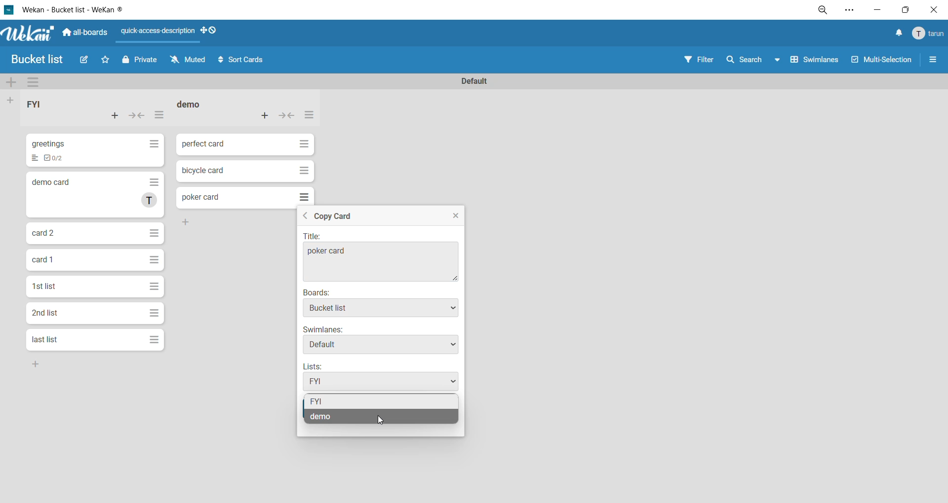 This screenshot has height=503, width=948. What do you see at coordinates (12, 100) in the screenshot?
I see `add list` at bounding box center [12, 100].